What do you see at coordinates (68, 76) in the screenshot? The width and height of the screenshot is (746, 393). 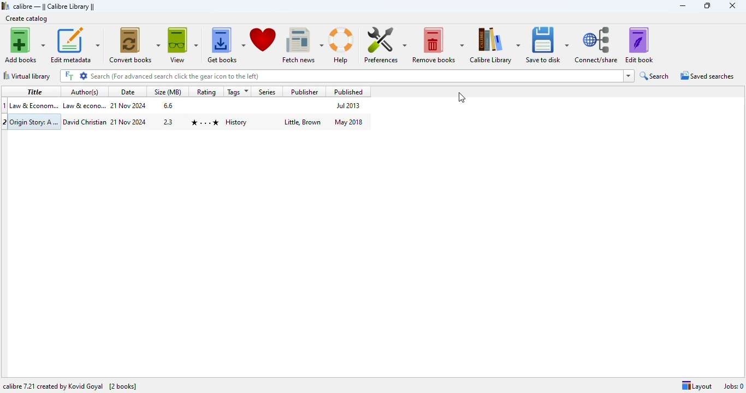 I see `full text search` at bounding box center [68, 76].